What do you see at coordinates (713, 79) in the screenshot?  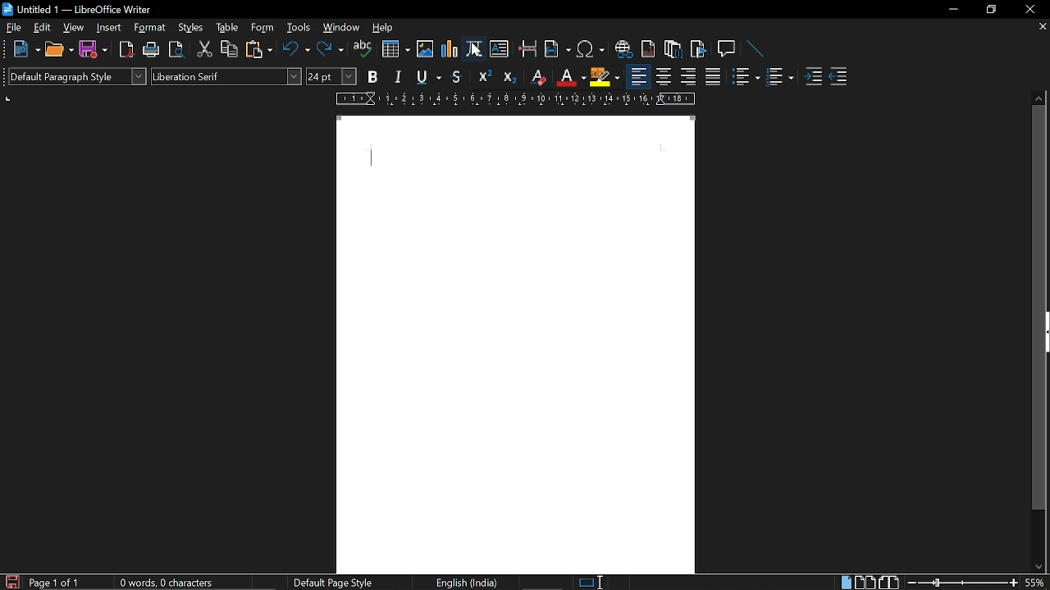 I see `justified` at bounding box center [713, 79].